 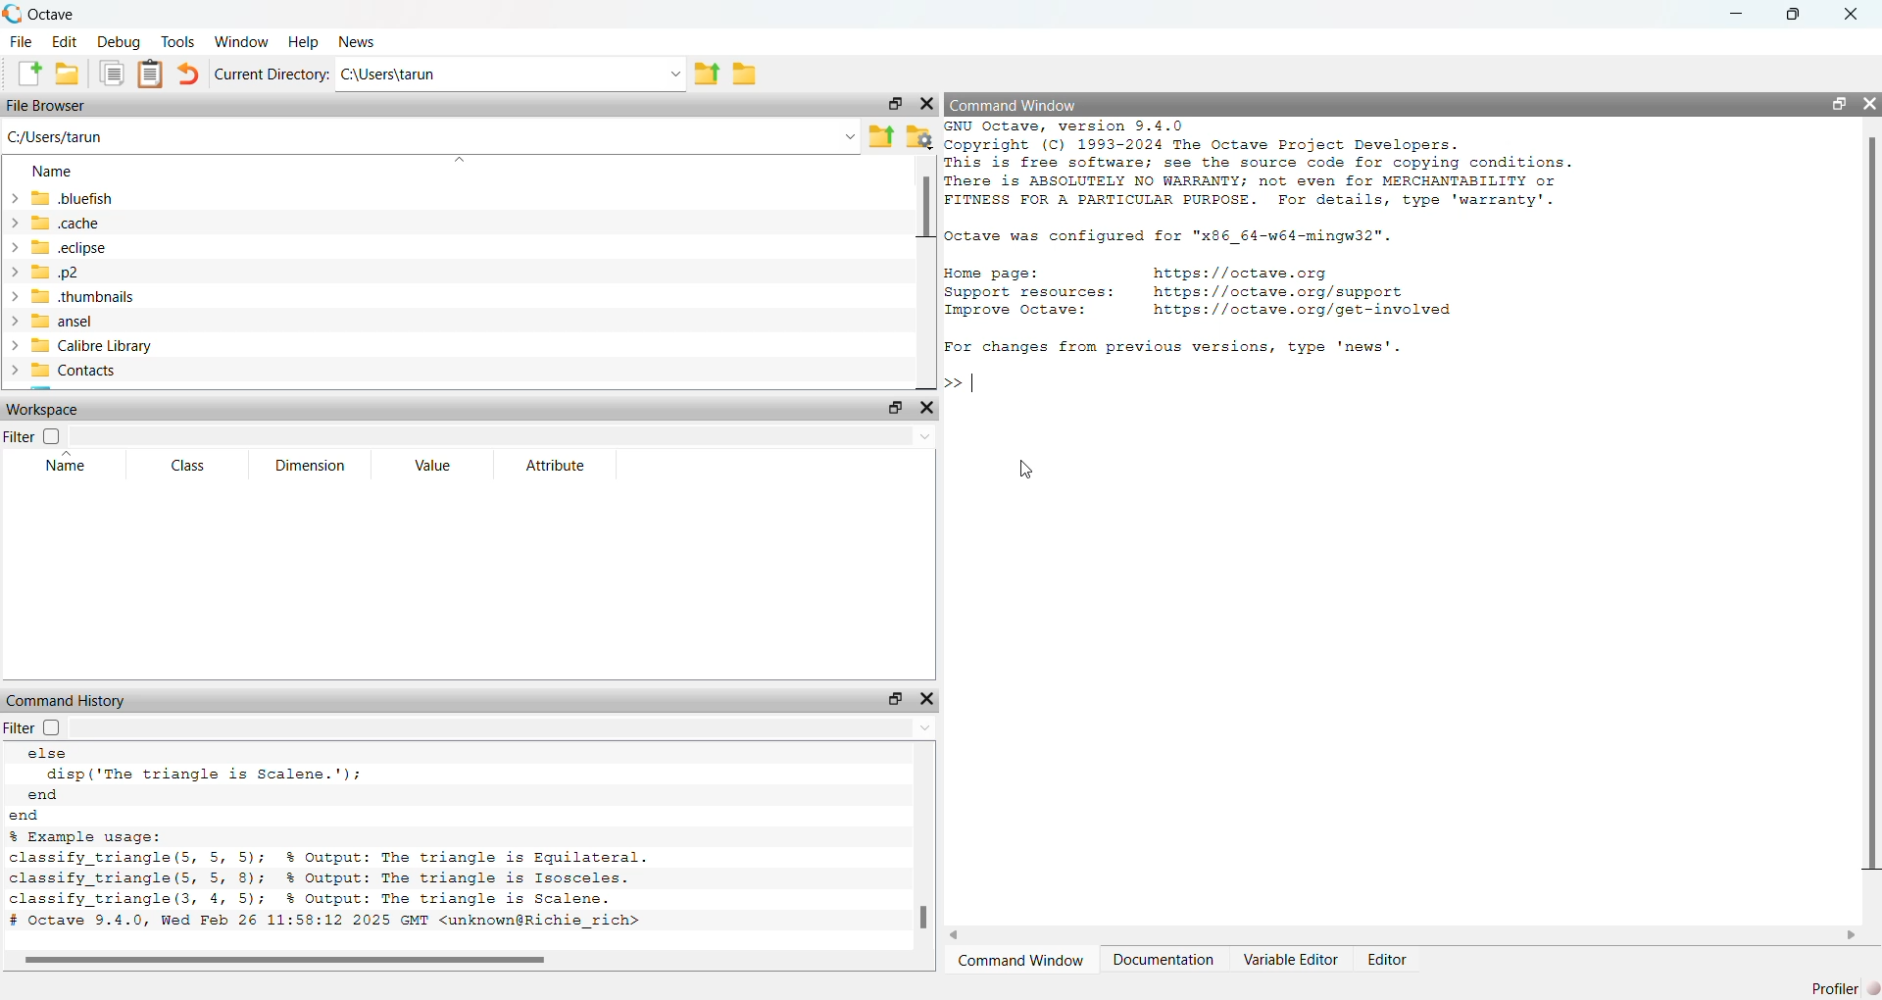 What do you see at coordinates (68, 12) in the screenshot?
I see `octave` at bounding box center [68, 12].